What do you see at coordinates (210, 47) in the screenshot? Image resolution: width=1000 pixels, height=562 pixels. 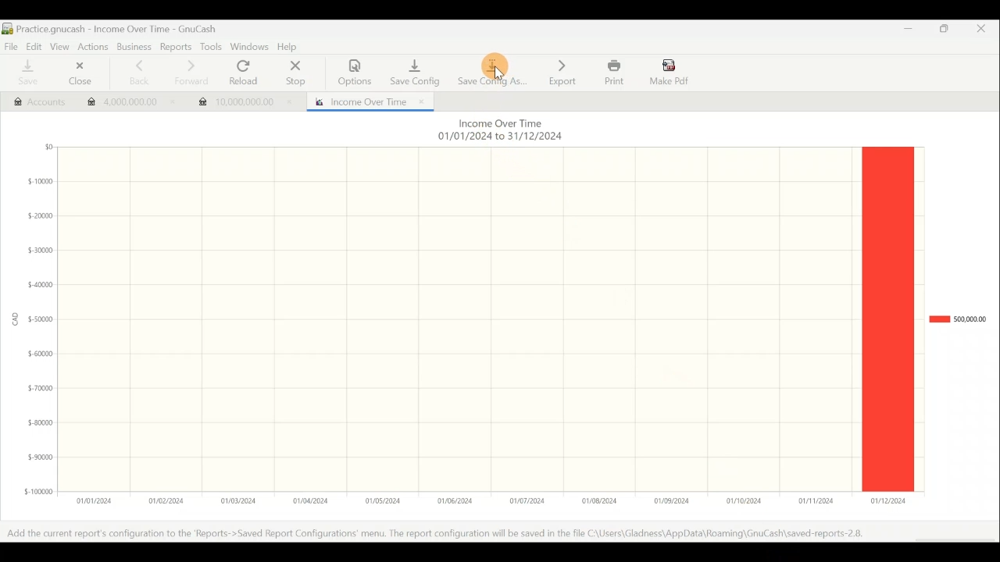 I see `Tools` at bounding box center [210, 47].